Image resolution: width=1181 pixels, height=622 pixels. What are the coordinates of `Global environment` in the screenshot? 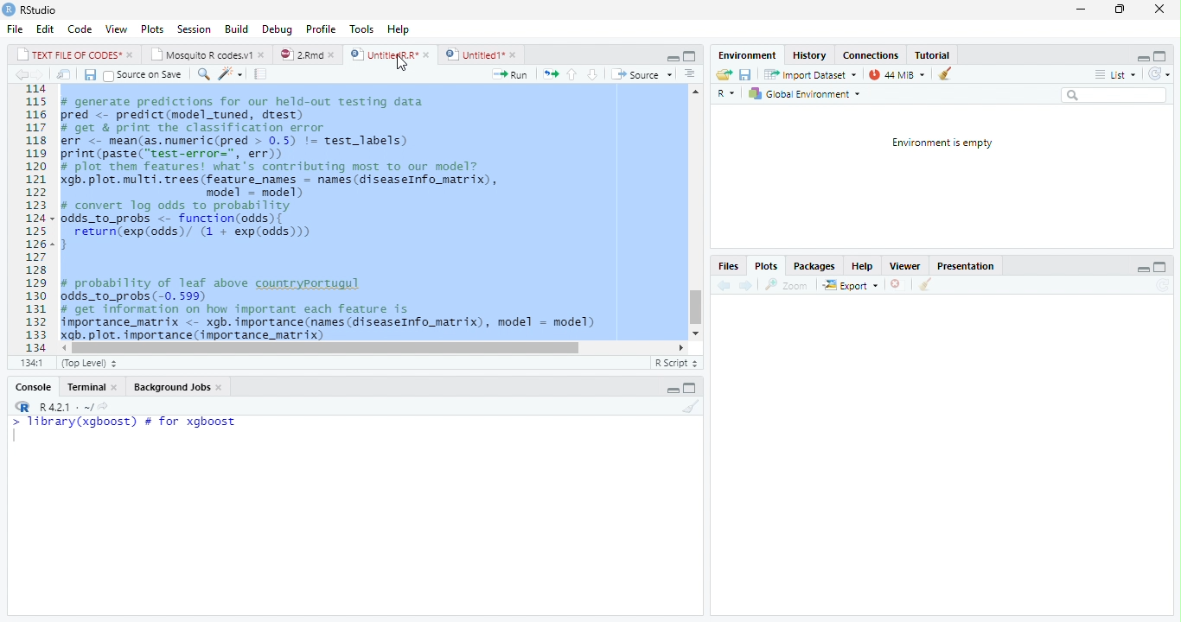 It's located at (804, 94).